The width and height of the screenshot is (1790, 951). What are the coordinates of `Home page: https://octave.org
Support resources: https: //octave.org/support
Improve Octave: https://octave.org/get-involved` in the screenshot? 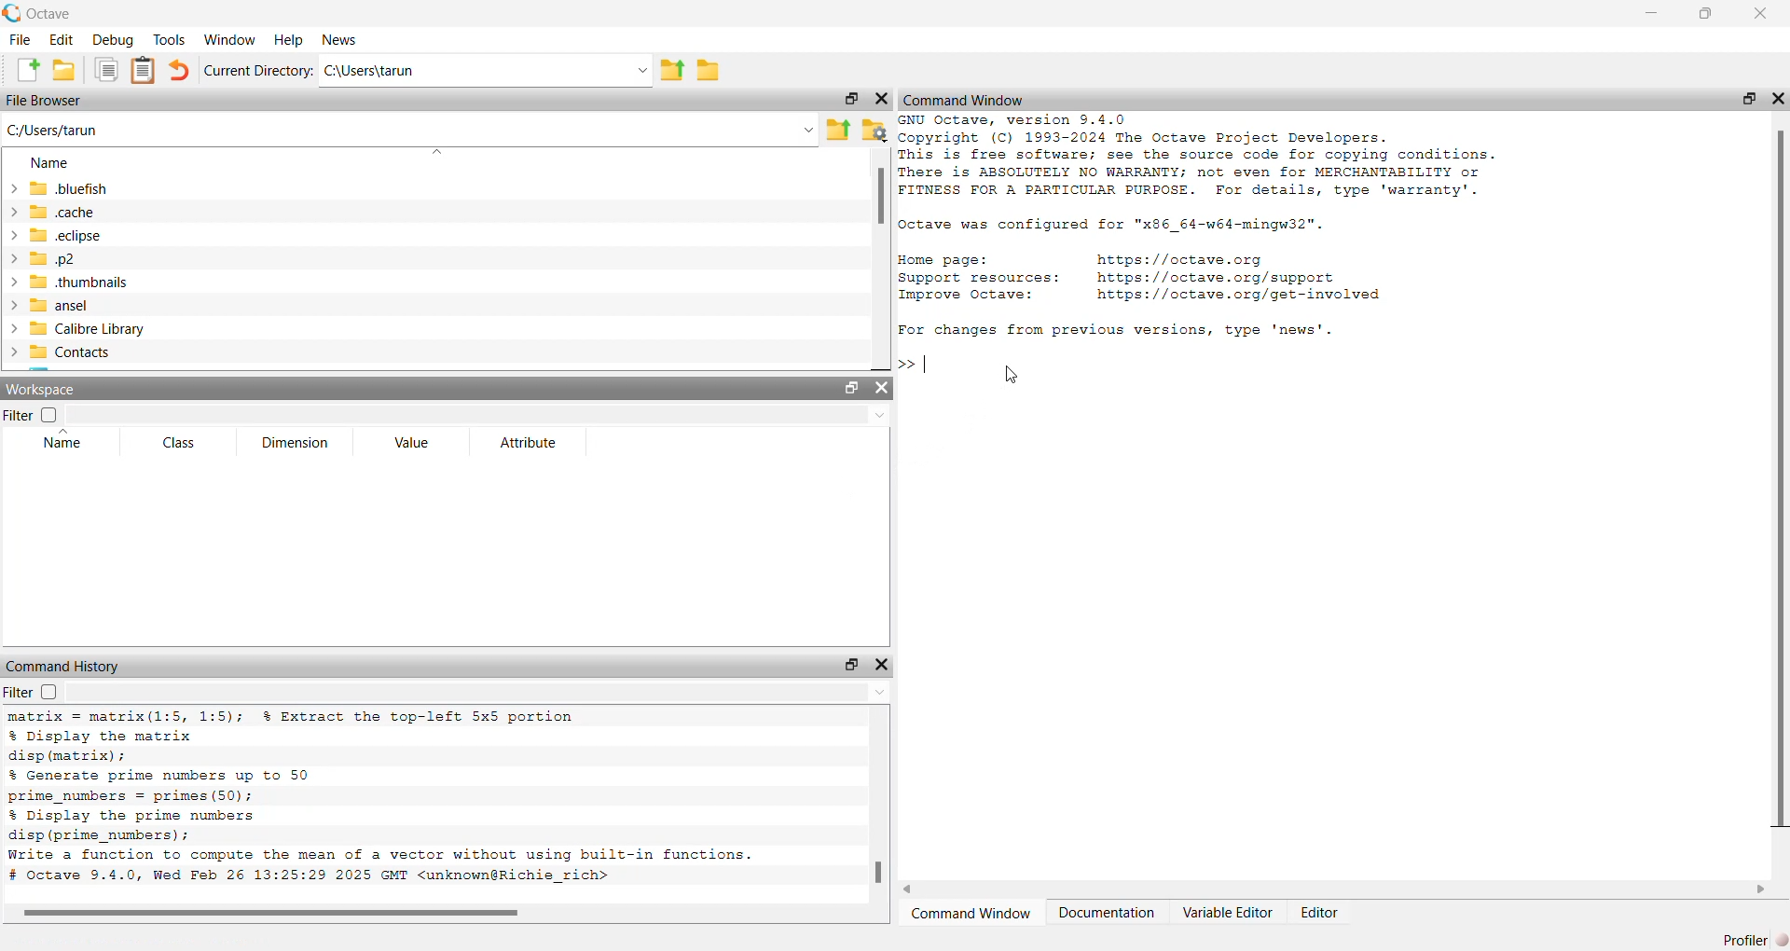 It's located at (1143, 279).